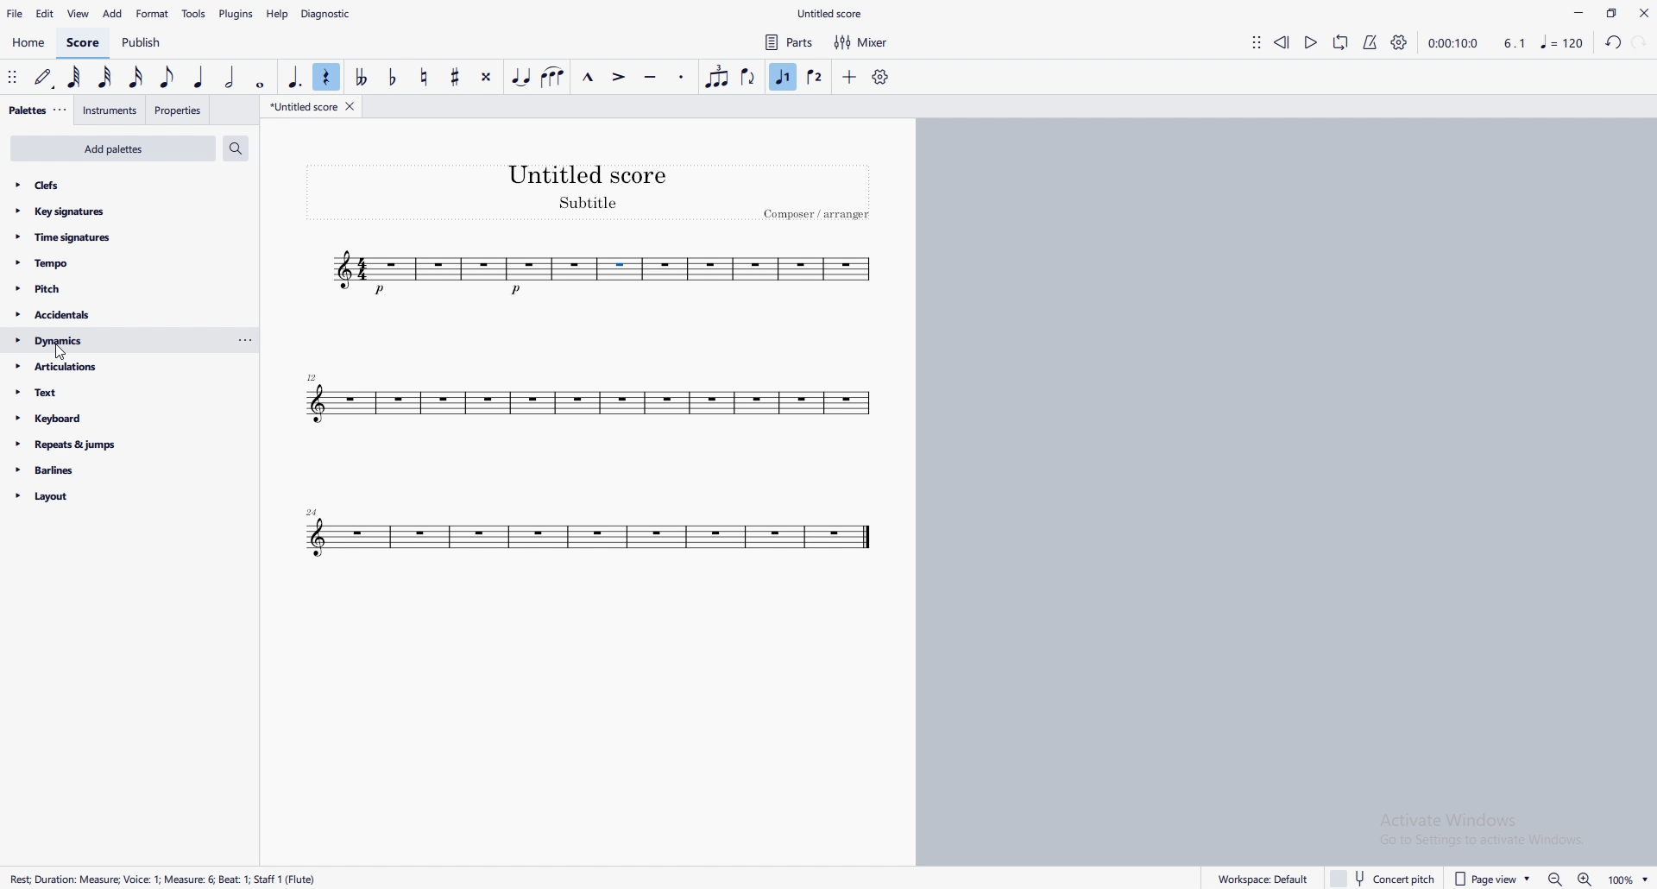 The height and width of the screenshot is (889, 1657). I want to click on voice 2, so click(813, 78).